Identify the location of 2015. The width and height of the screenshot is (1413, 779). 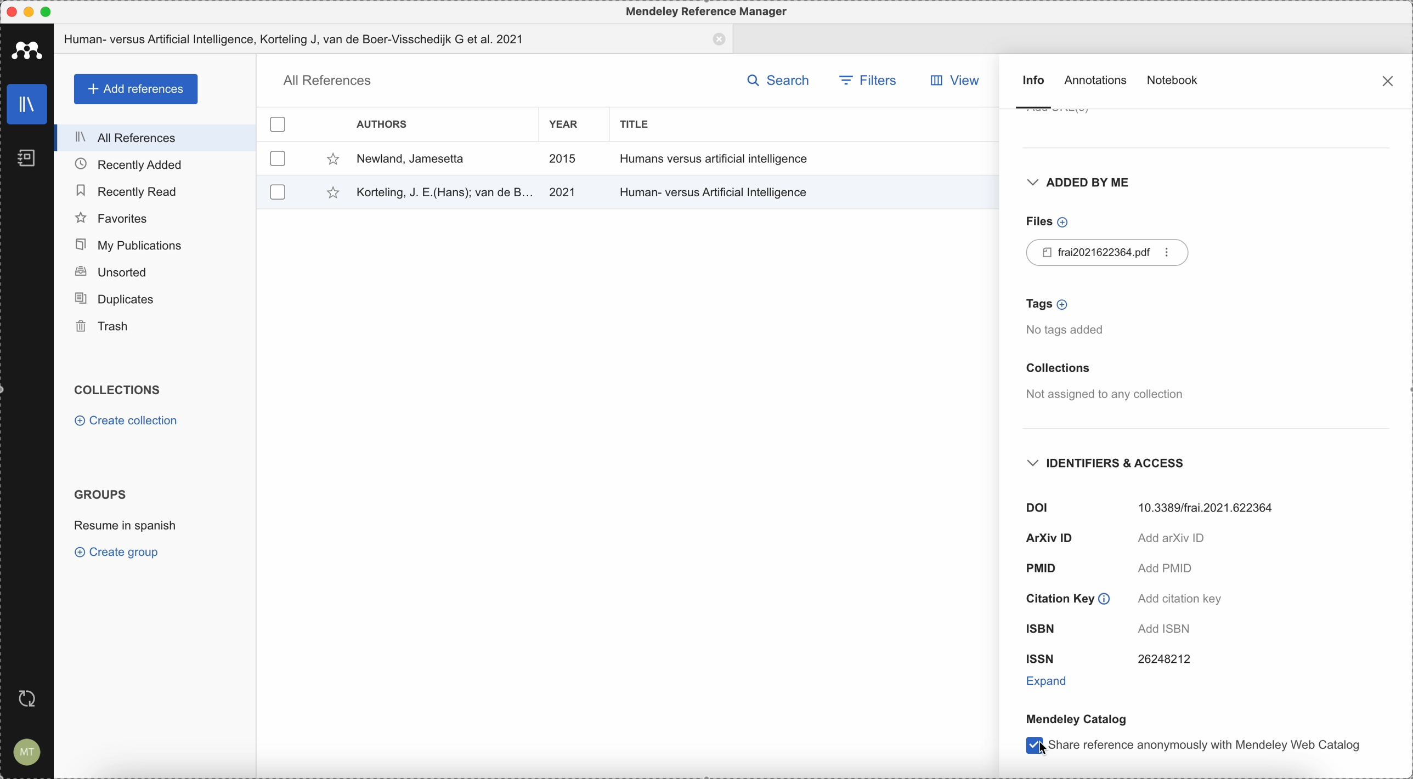
(563, 159).